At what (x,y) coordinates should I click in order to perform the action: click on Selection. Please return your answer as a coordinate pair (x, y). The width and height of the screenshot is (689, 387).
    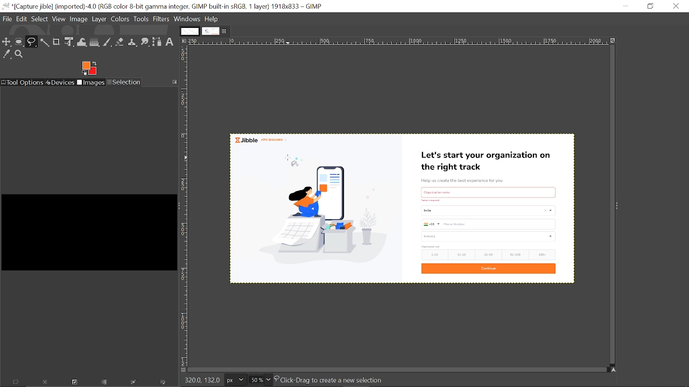
    Looking at the image, I should click on (124, 82).